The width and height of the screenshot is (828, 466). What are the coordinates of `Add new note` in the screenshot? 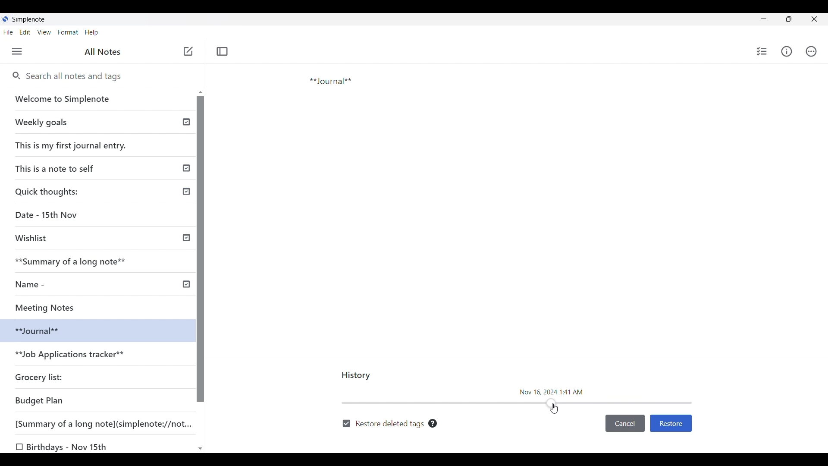 It's located at (188, 51).